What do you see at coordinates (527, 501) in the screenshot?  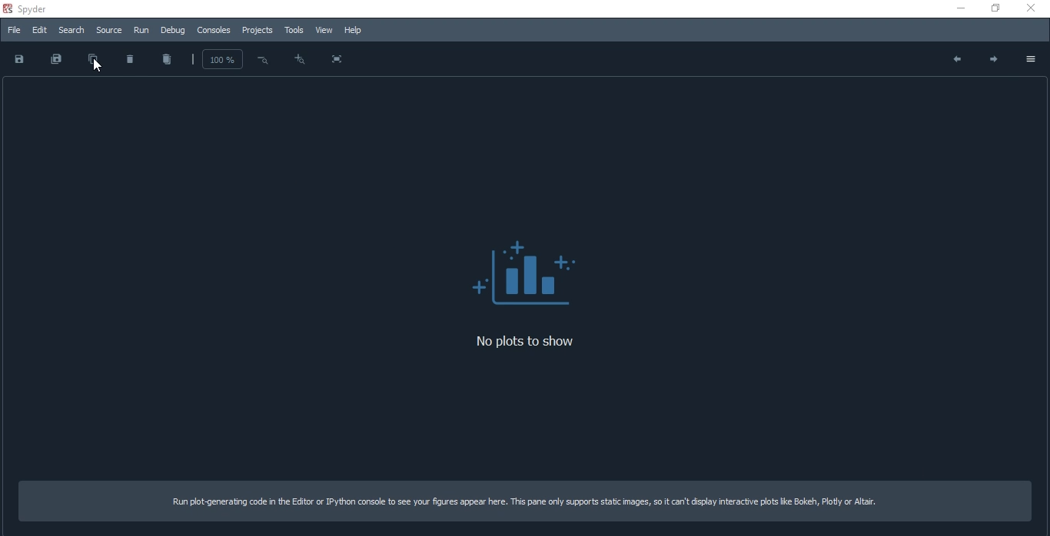 I see `run plot generating code in the Editor or IPythone console to see your figures appear here. This pane only supports static images, so it can't display interactive plots like Bokeh, Plotly or Altair` at bounding box center [527, 501].